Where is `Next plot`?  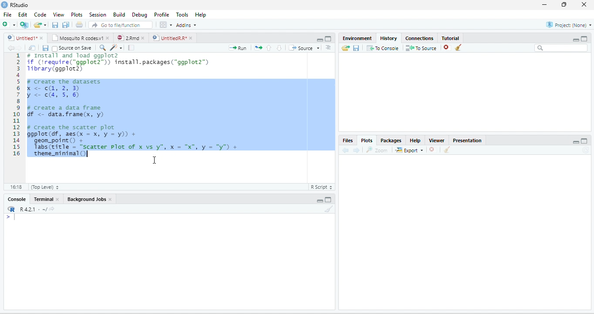 Next plot is located at coordinates (356, 150).